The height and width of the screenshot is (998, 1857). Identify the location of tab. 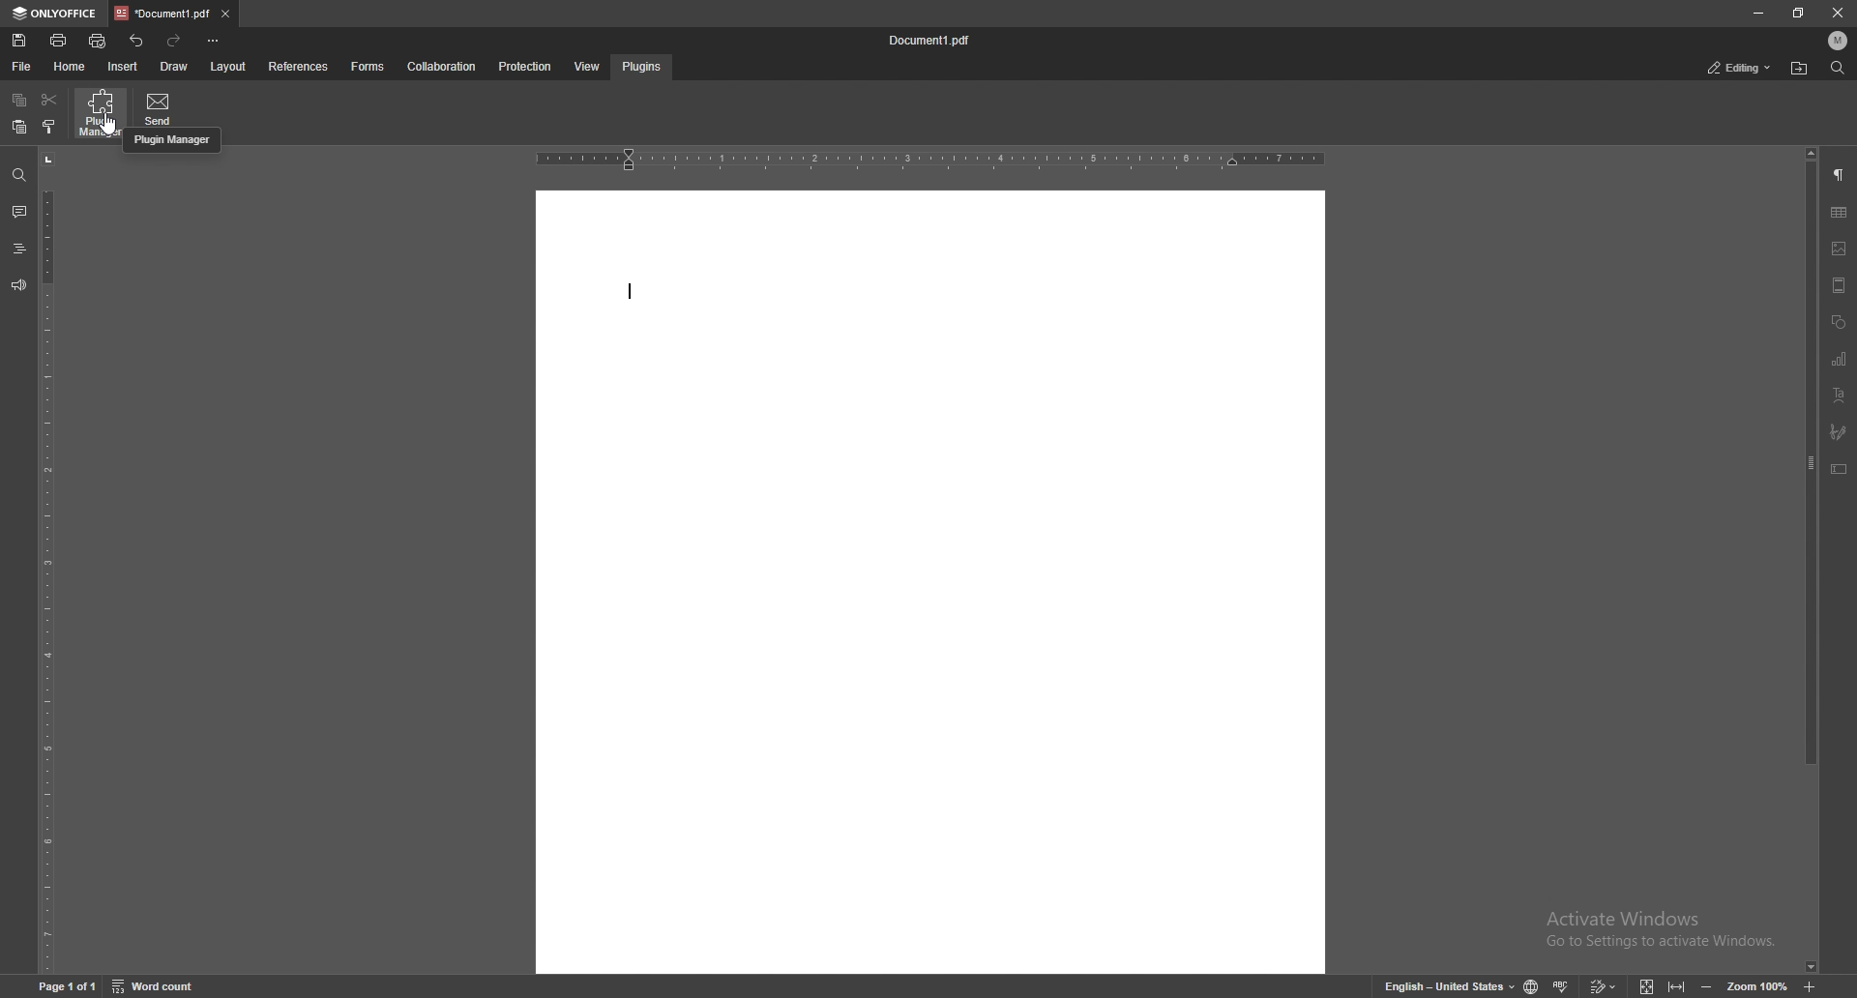
(162, 15).